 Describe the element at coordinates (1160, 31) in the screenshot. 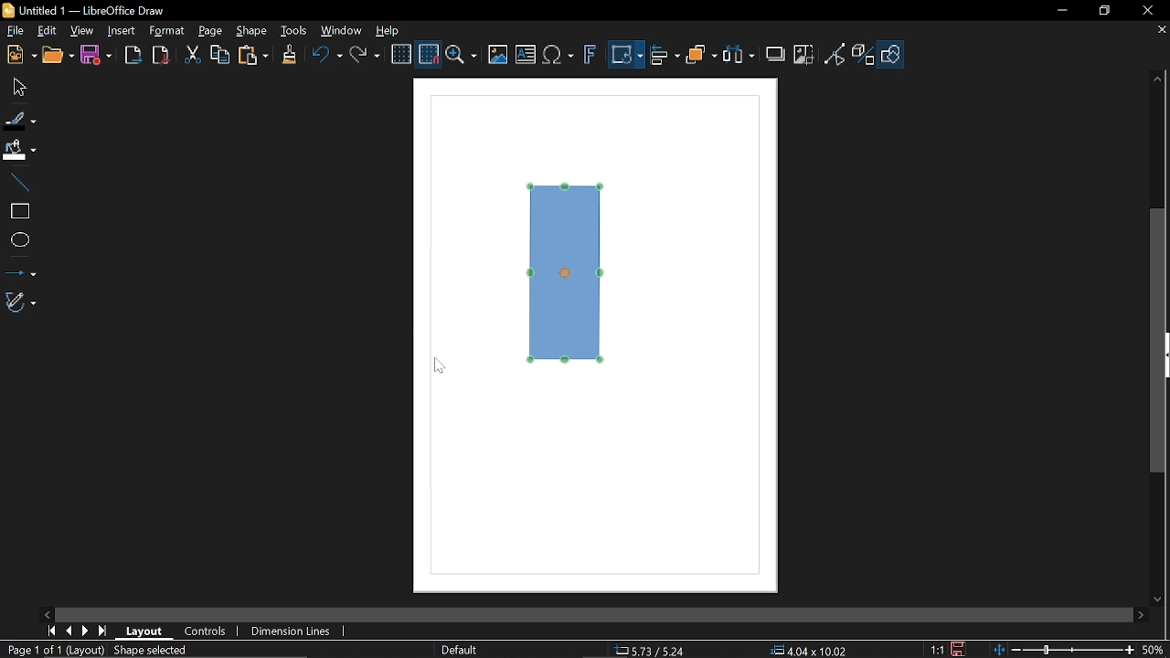

I see `Close tab` at that location.